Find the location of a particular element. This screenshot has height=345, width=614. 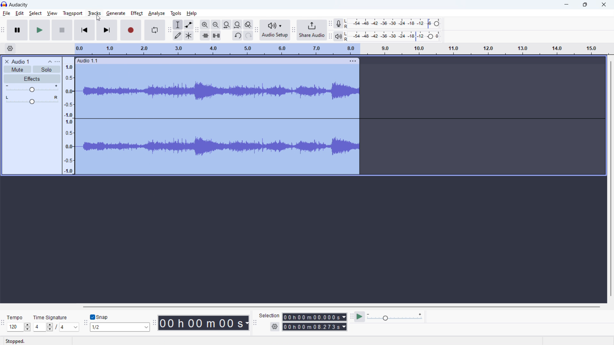

time signature toolbar is located at coordinates (3, 323).